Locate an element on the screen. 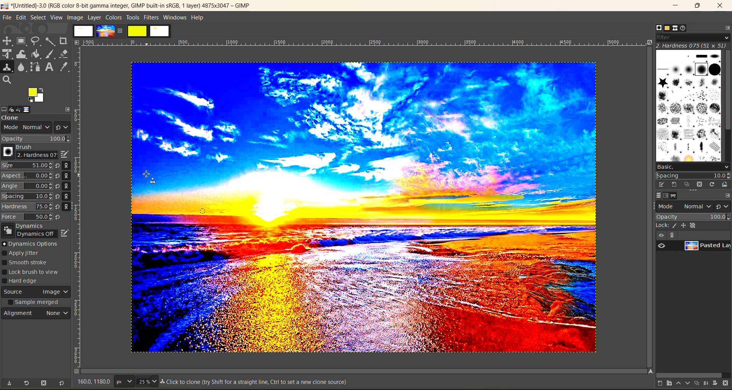  px is located at coordinates (123, 381).